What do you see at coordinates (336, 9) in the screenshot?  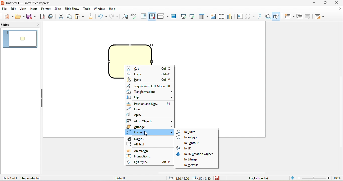 I see `close` at bounding box center [336, 9].